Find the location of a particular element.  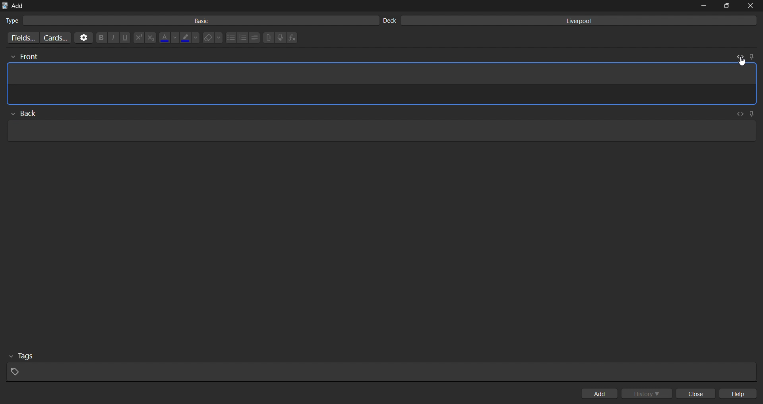

underline is located at coordinates (126, 38).